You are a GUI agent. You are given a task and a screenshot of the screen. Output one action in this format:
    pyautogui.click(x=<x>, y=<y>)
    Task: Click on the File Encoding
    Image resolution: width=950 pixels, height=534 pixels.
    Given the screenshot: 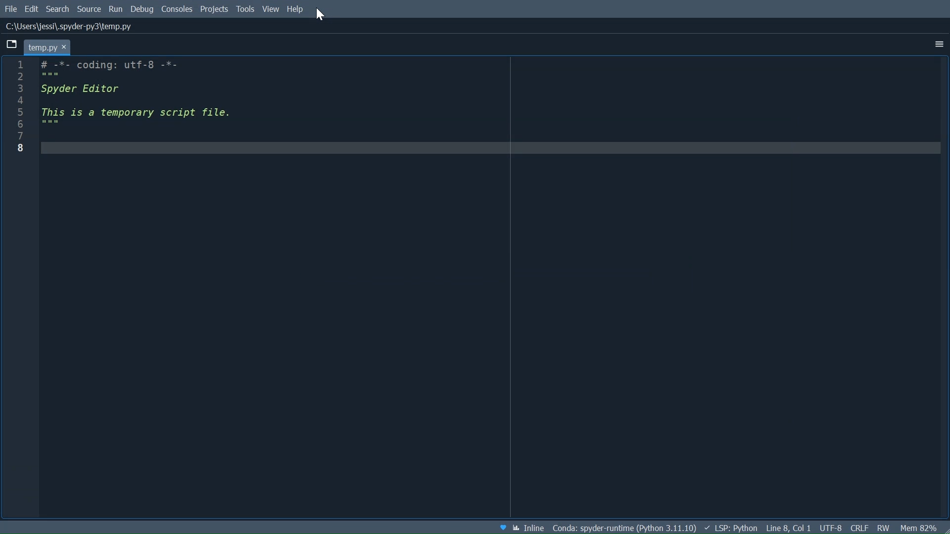 What is the action you would take?
    pyautogui.click(x=830, y=528)
    